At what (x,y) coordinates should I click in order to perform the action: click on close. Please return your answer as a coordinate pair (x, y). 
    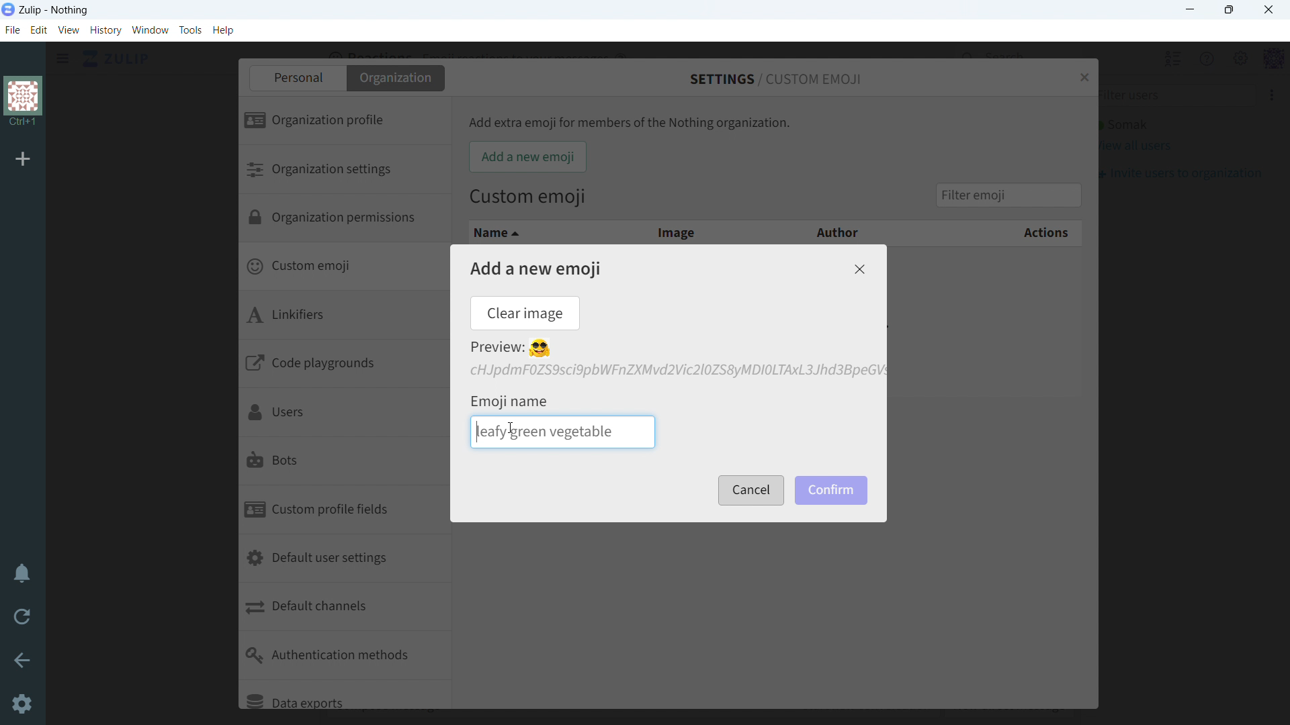
    Looking at the image, I should click on (859, 269).